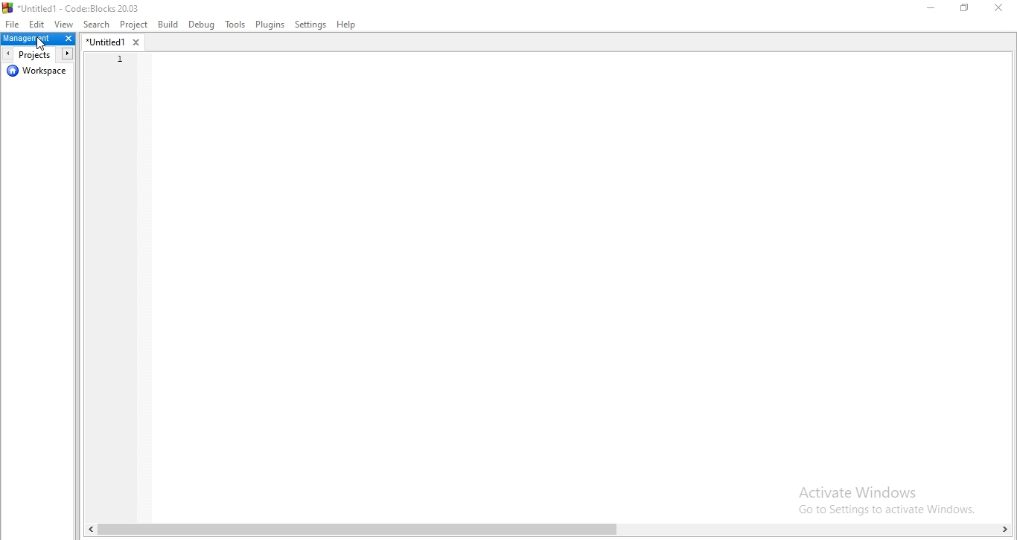 The width and height of the screenshot is (1017, 540). Describe the element at coordinates (118, 42) in the screenshot. I see `untitled1` at that location.